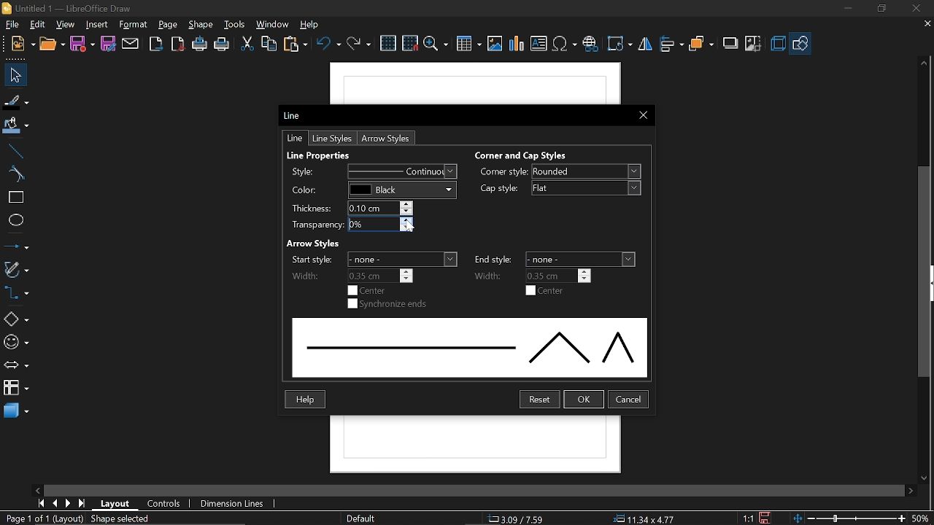  I want to click on paste, so click(296, 44).